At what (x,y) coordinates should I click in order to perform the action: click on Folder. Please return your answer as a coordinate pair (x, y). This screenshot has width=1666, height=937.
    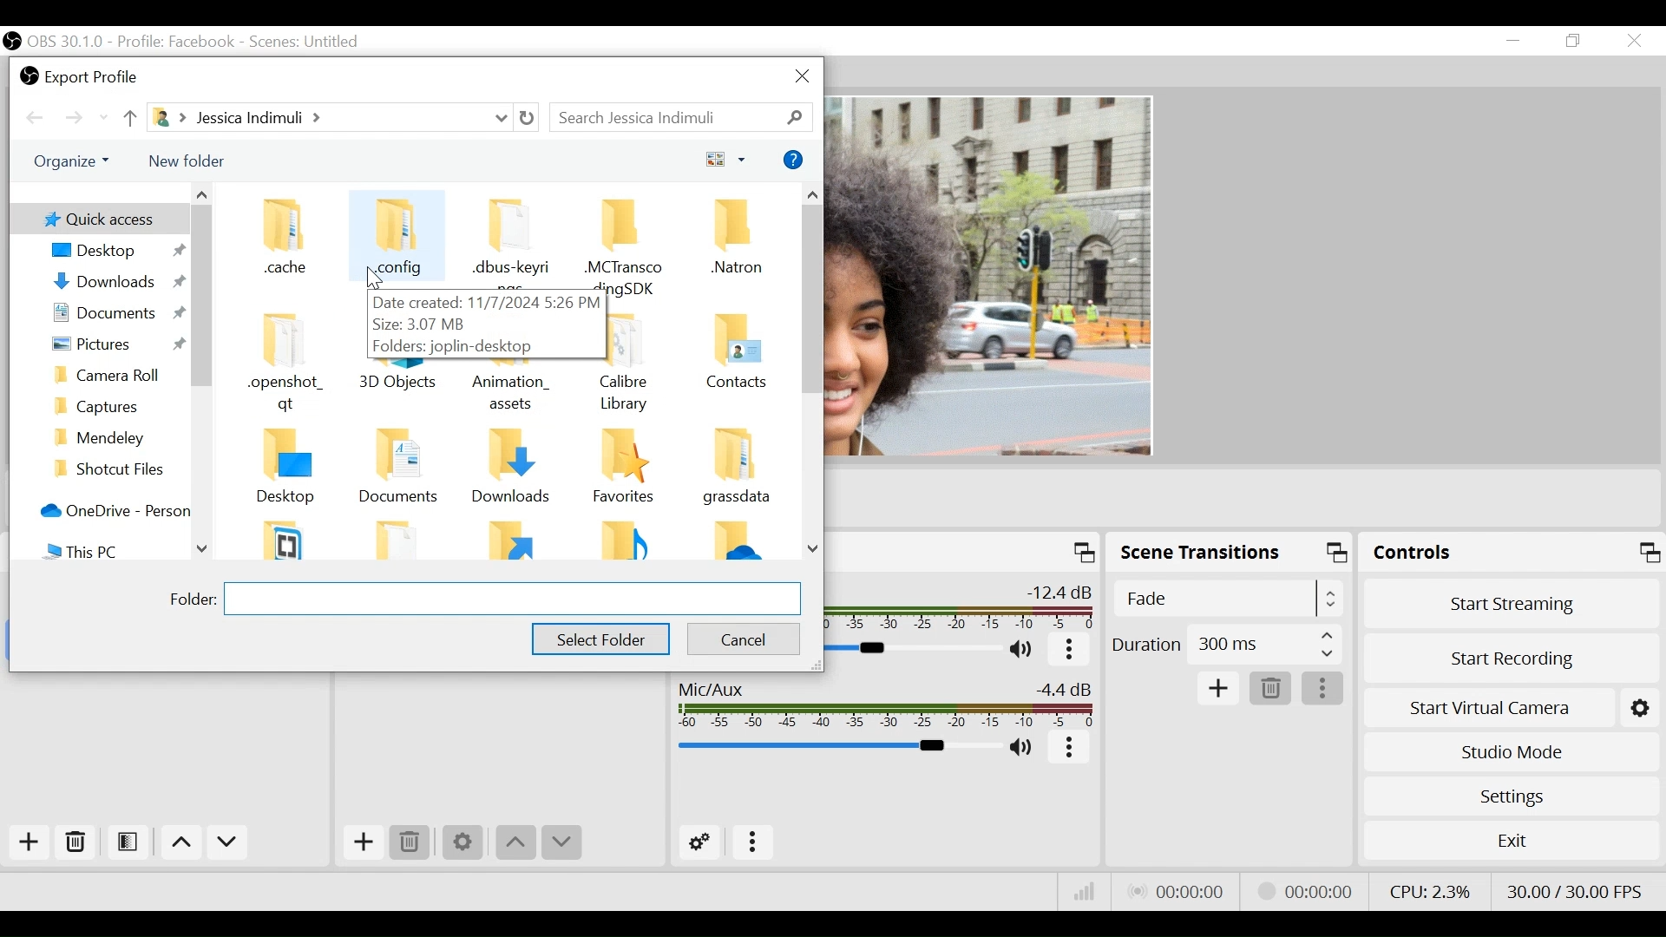
    Looking at the image, I should click on (514, 541).